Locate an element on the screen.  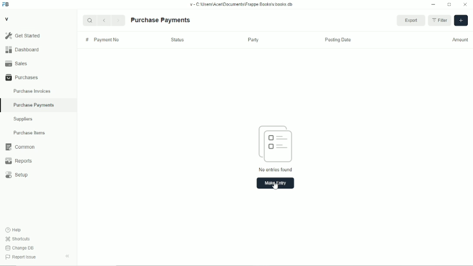
Frappe Books logo is located at coordinates (5, 4).